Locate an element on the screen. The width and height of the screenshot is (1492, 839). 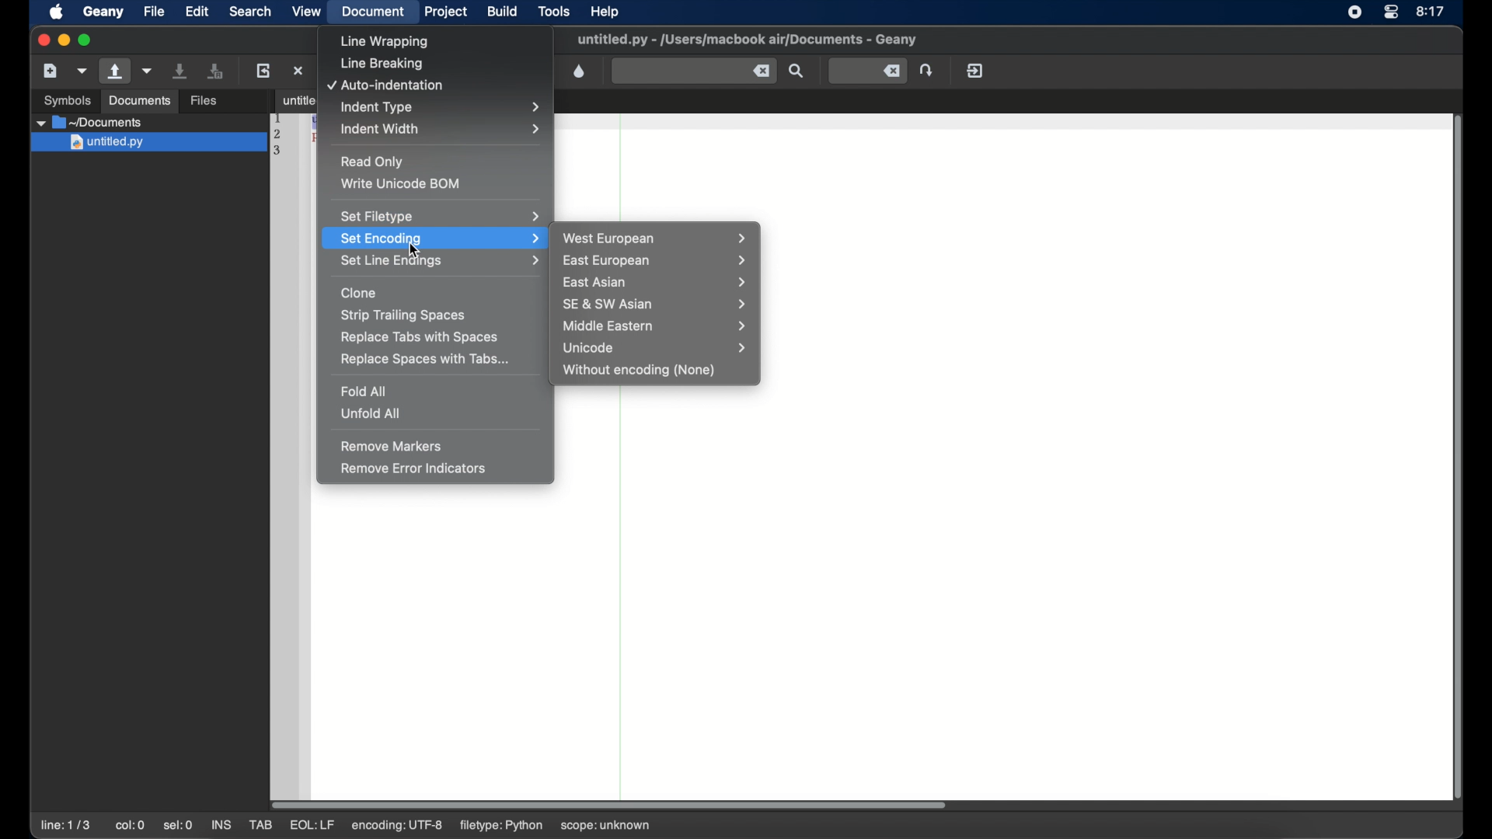
replace tabs with spaces is located at coordinates (420, 337).